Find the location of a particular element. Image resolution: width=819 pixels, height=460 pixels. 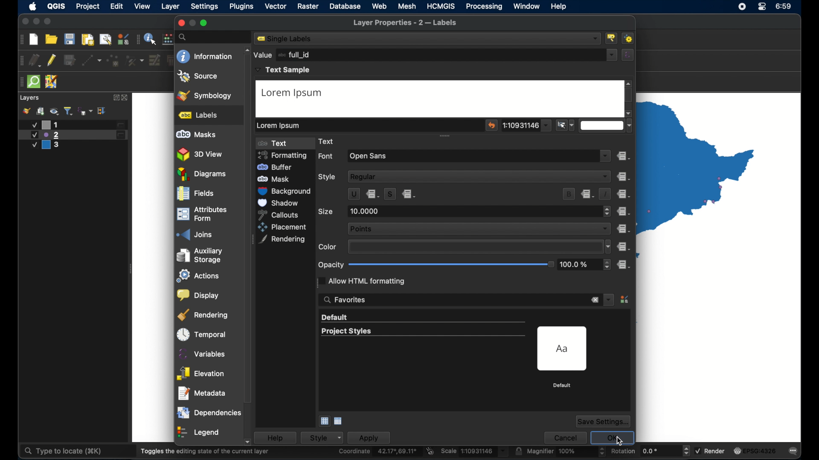

style is located at coordinates (326, 437).